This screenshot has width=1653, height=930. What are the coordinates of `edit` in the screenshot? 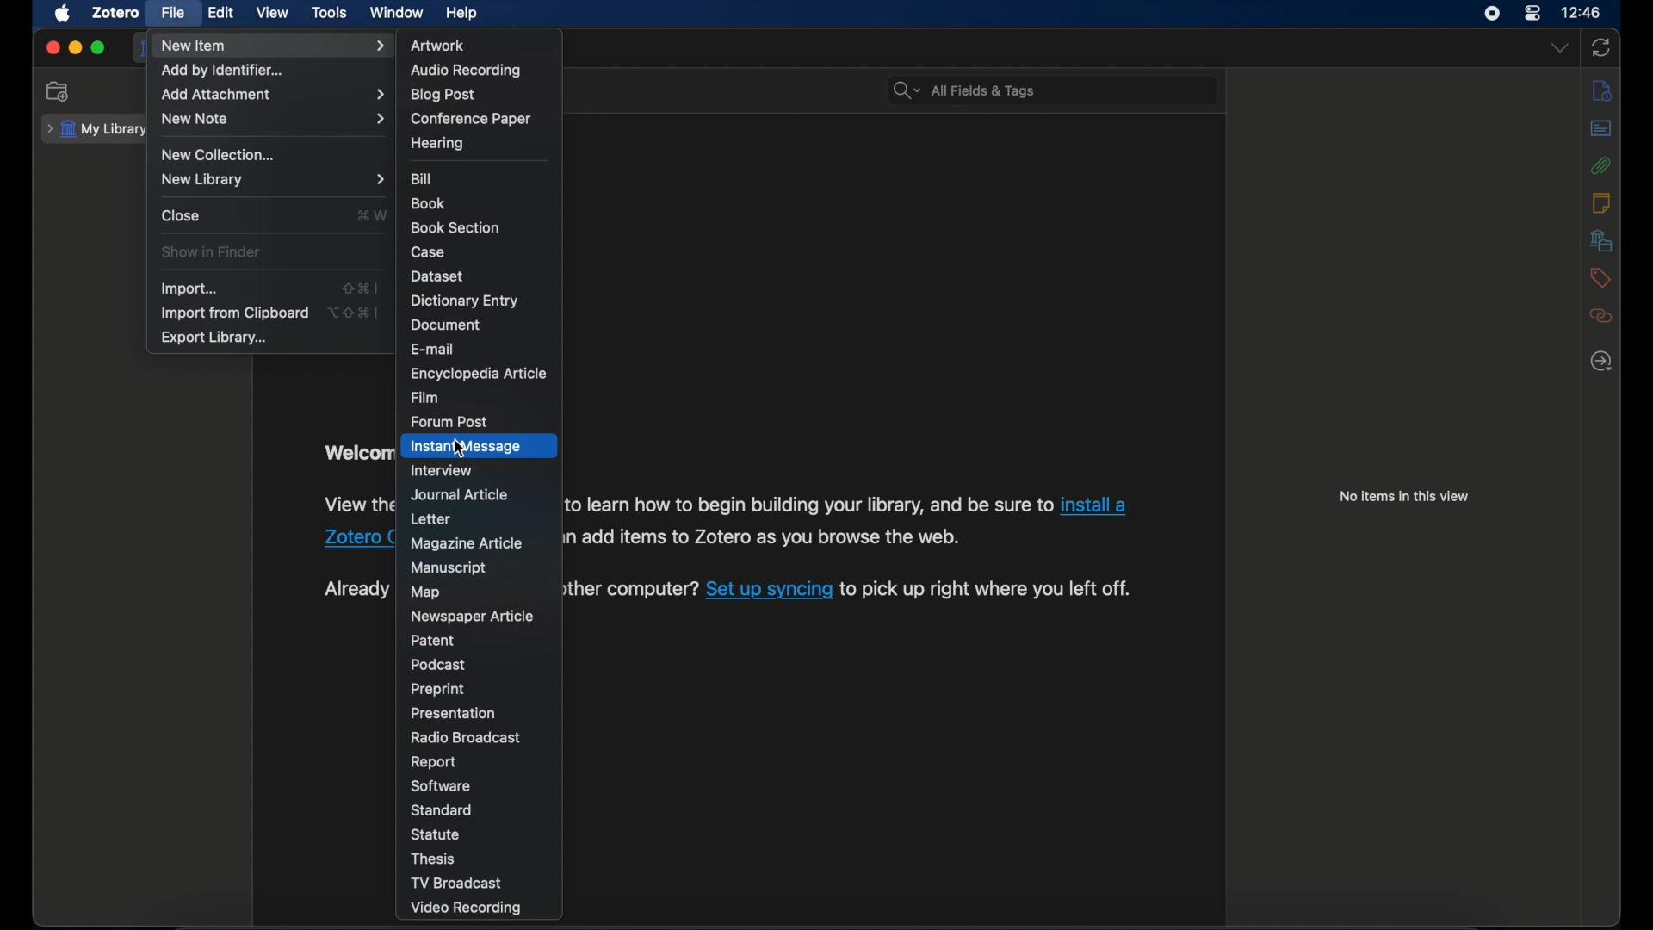 It's located at (222, 13).